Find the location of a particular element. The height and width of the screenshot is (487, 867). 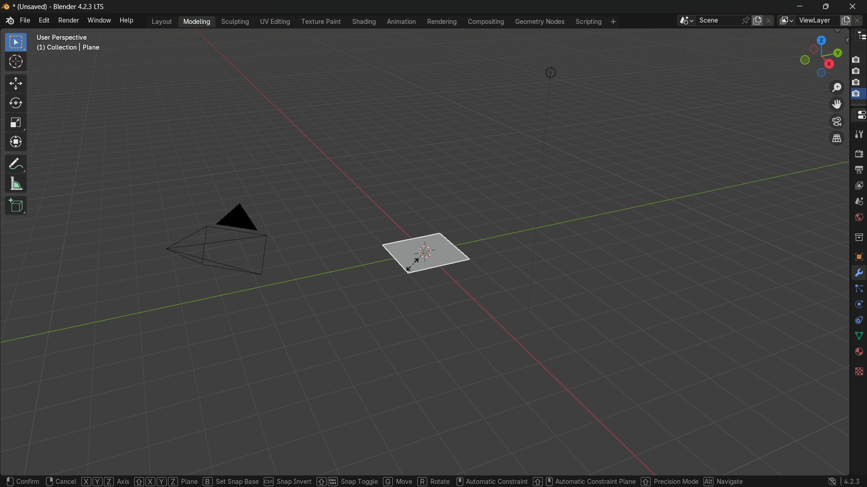

annotate is located at coordinates (15, 164).